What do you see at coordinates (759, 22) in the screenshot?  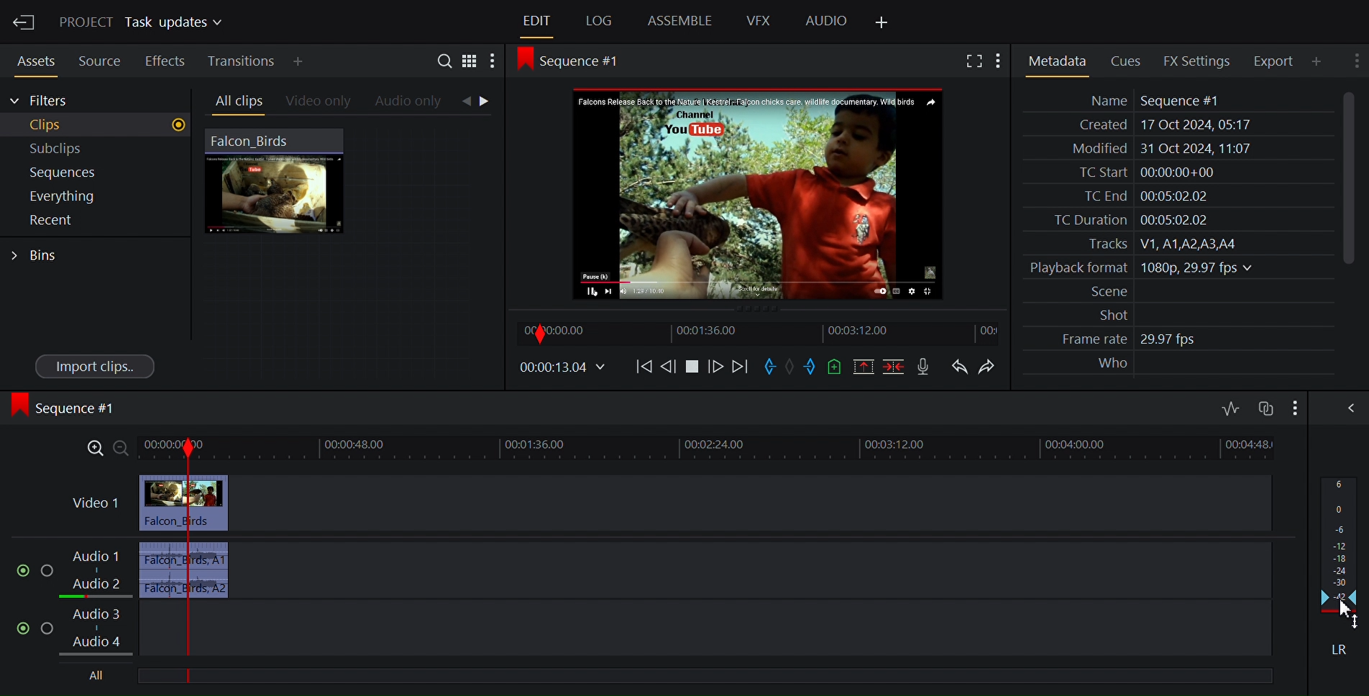 I see `VFX` at bounding box center [759, 22].